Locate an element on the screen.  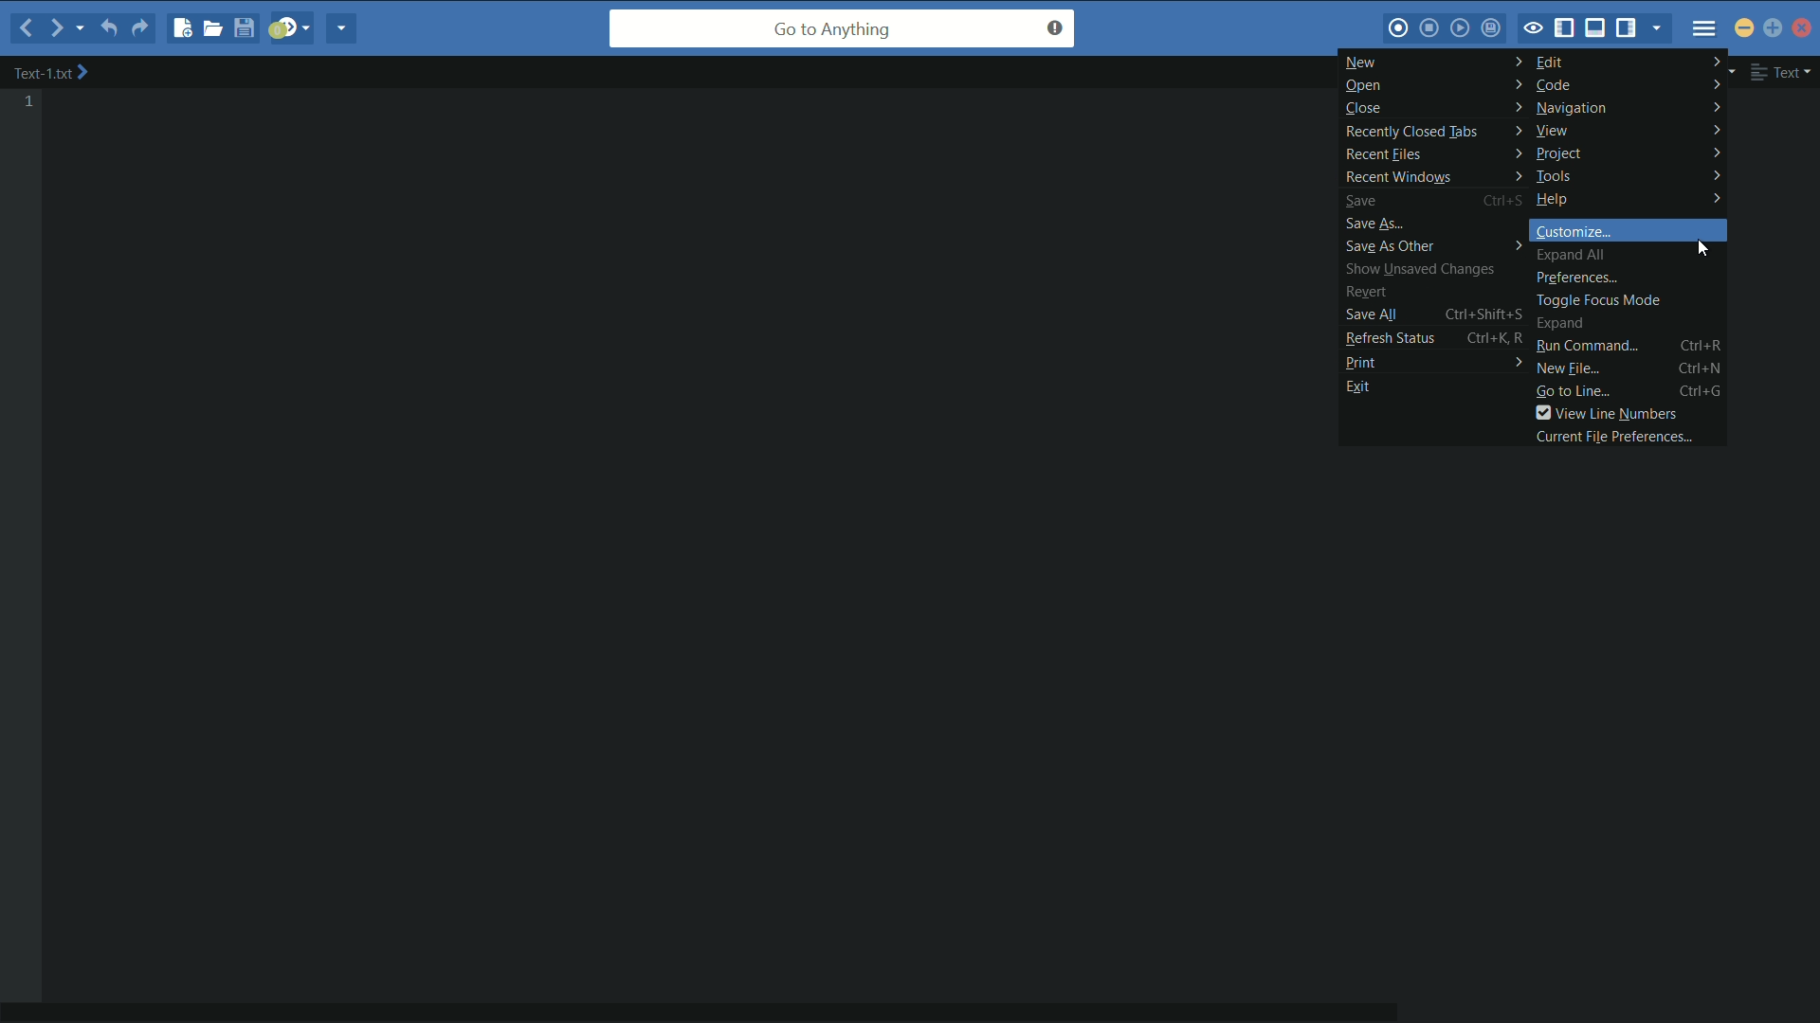
recently closed tabs is located at coordinates (1434, 132).